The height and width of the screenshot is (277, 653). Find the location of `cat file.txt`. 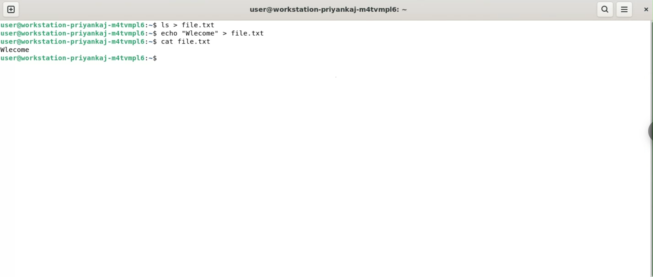

cat file.txt is located at coordinates (190, 44).